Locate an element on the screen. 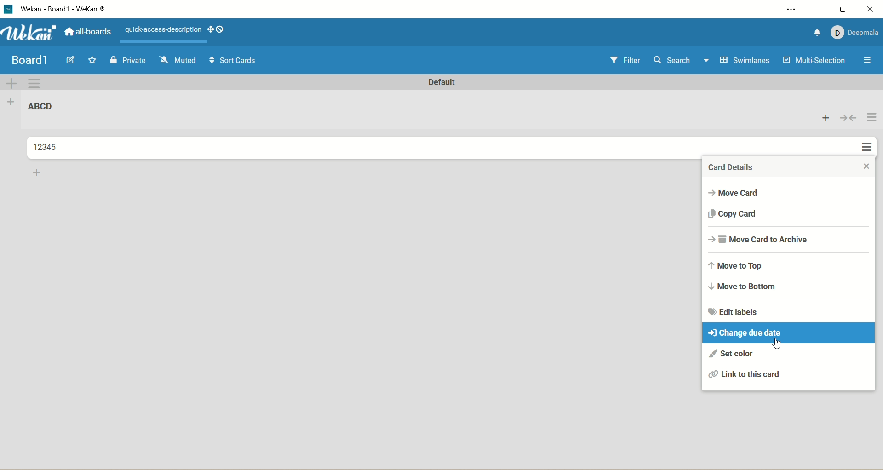 This screenshot has height=470, width=883. move card to archive is located at coordinates (760, 239).